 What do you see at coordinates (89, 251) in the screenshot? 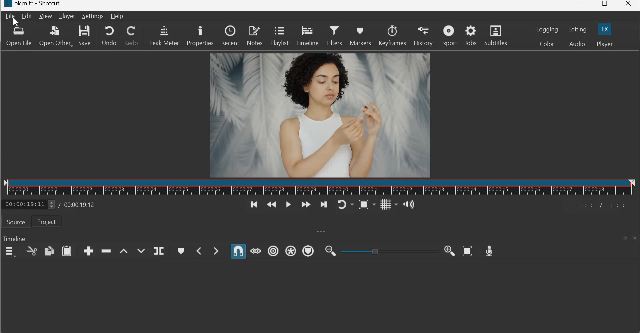
I see `append` at bounding box center [89, 251].